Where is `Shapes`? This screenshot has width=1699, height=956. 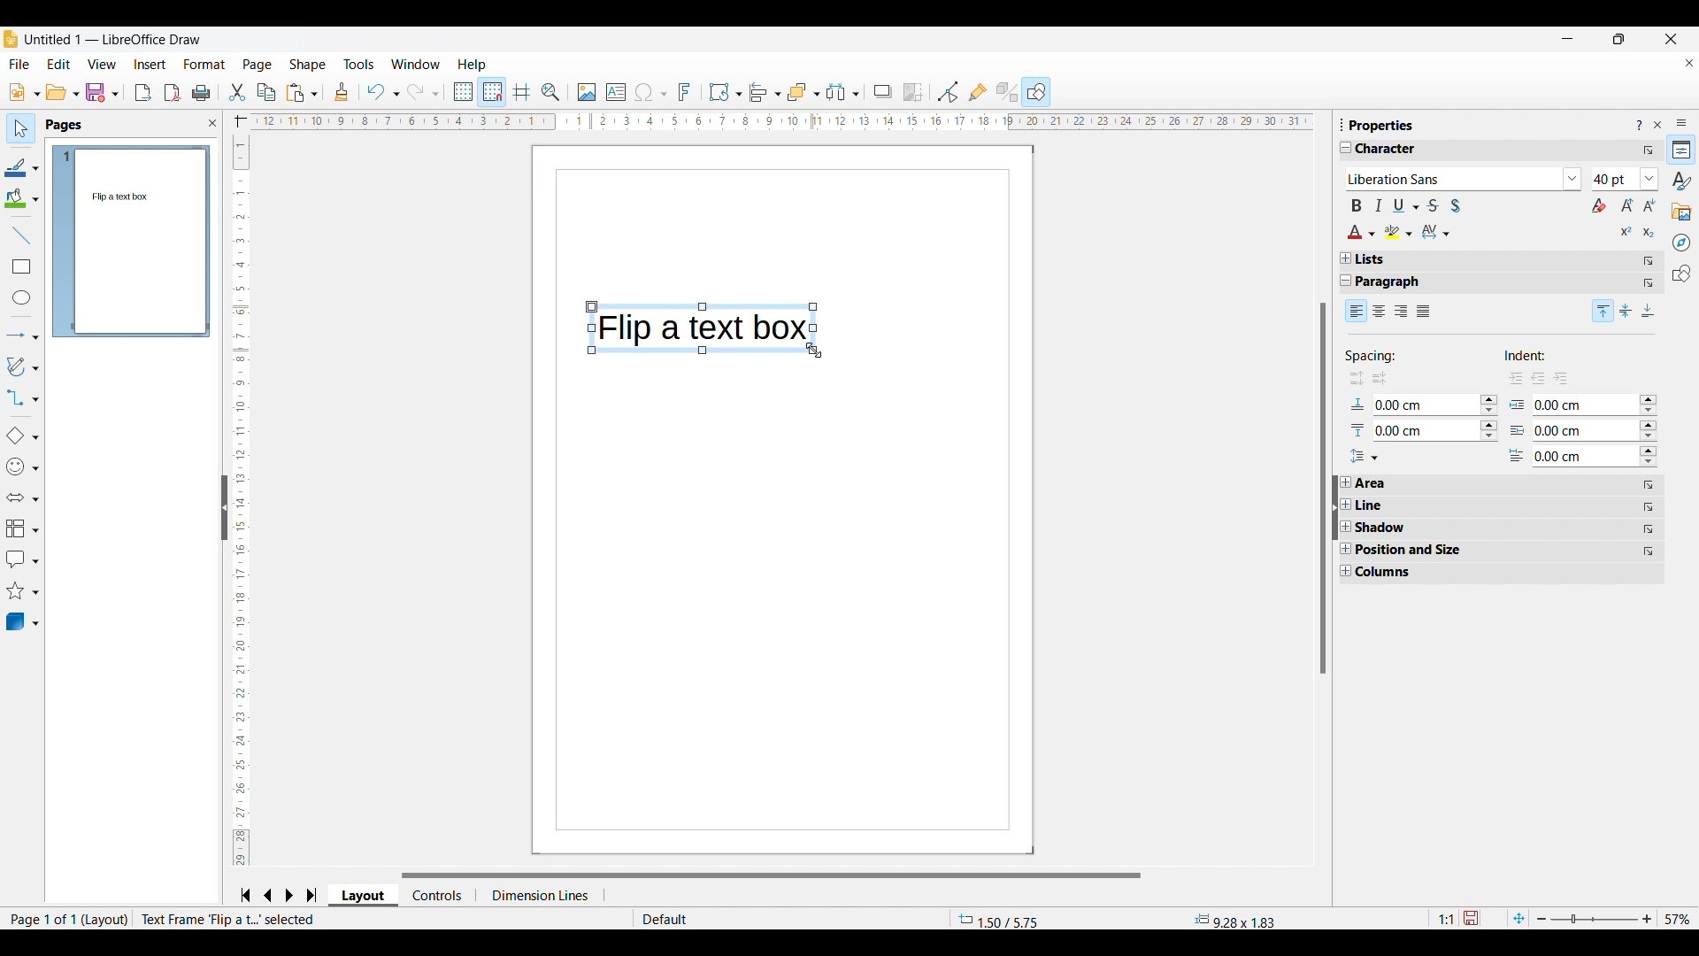 Shapes is located at coordinates (1682, 274).